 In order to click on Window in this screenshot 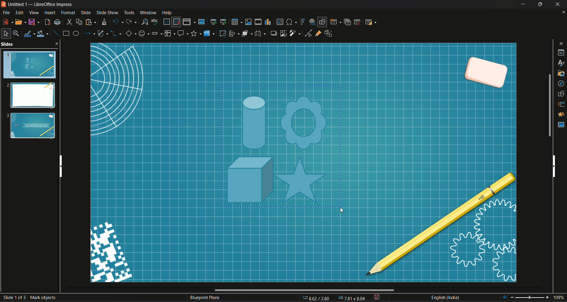, I will do `click(147, 12)`.